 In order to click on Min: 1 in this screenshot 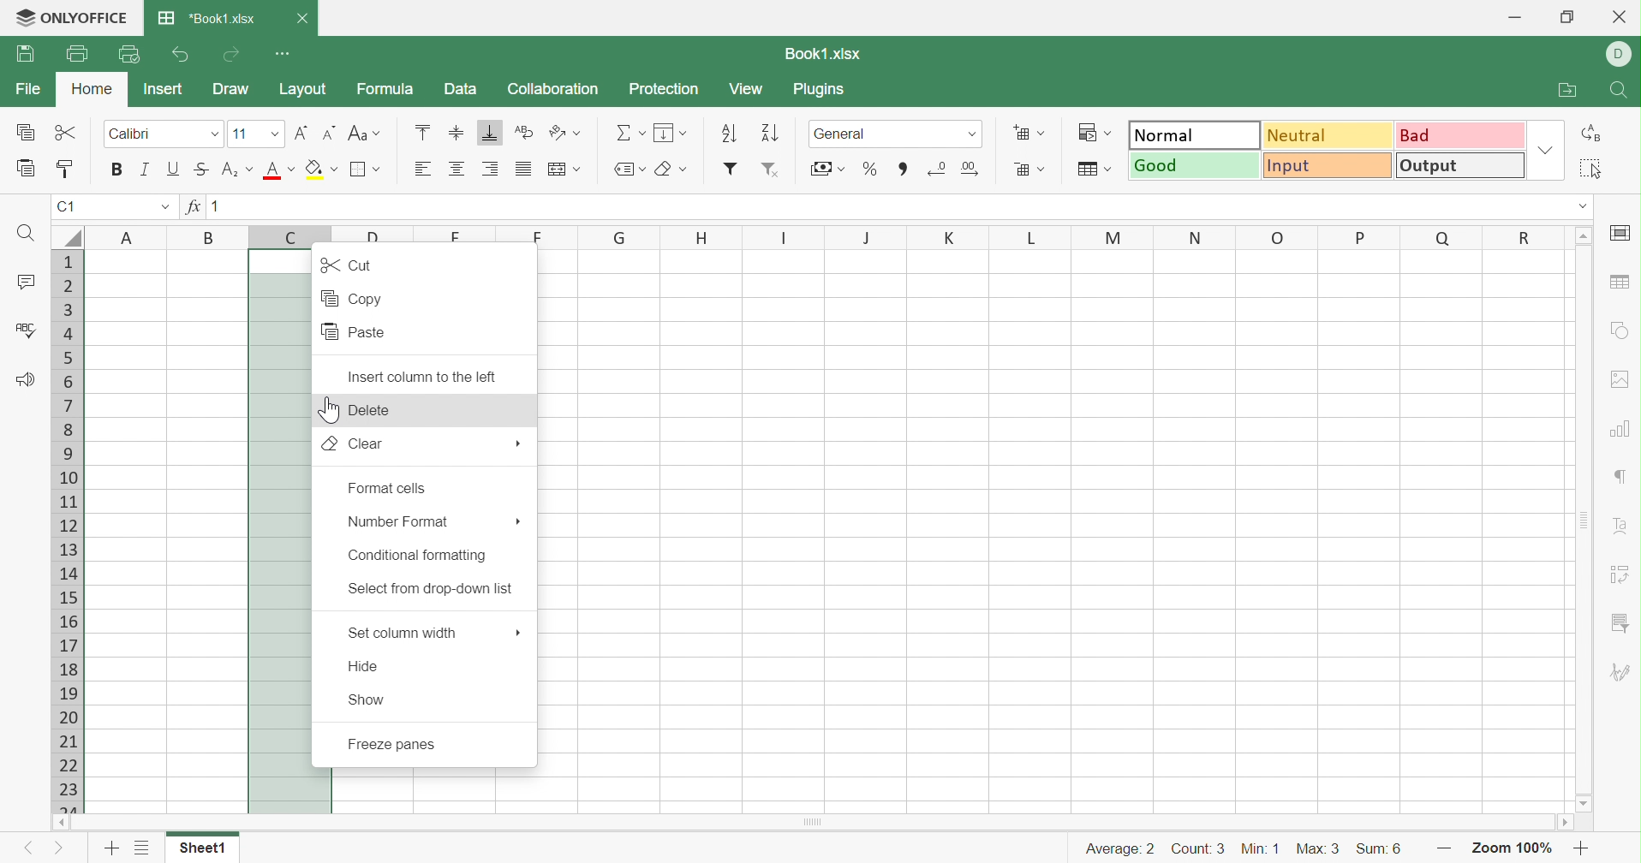, I will do `click(1260, 847)`.